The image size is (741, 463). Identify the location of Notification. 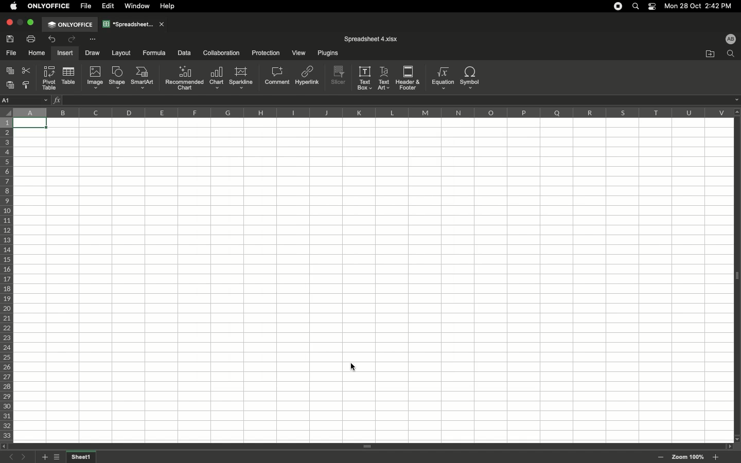
(653, 6).